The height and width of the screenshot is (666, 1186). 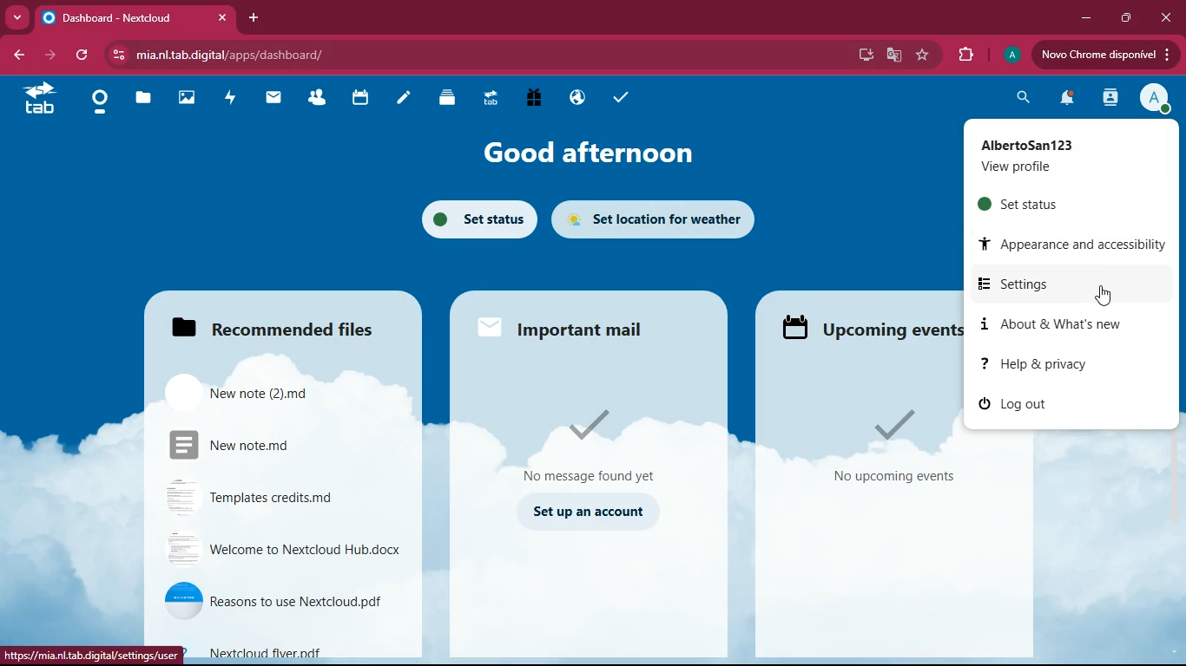 I want to click on forward, so click(x=48, y=55).